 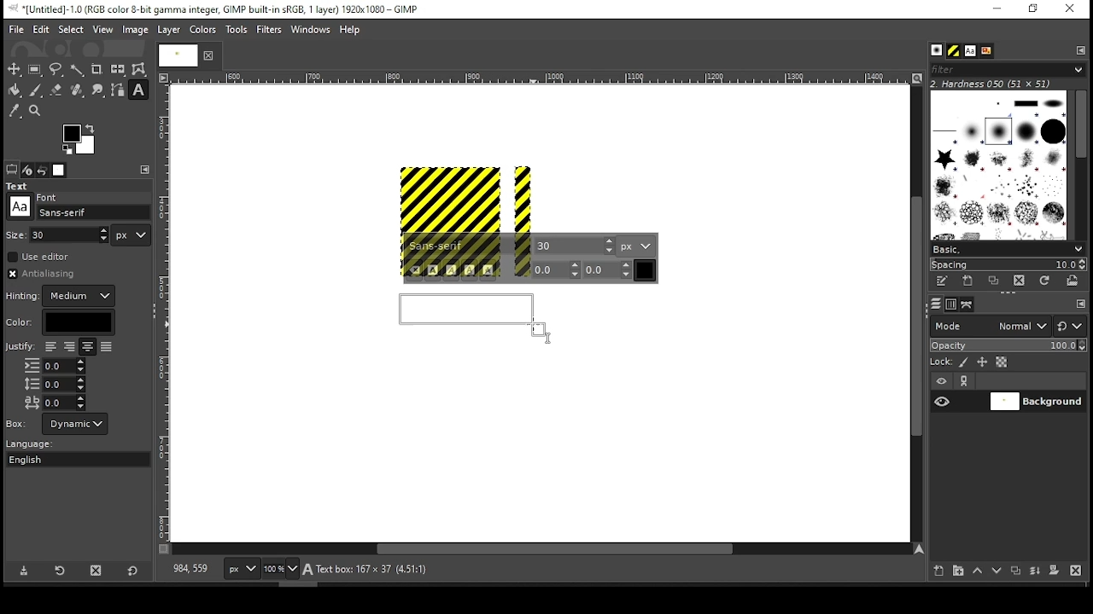 What do you see at coordinates (1080, 164) in the screenshot?
I see `scroll bar` at bounding box center [1080, 164].